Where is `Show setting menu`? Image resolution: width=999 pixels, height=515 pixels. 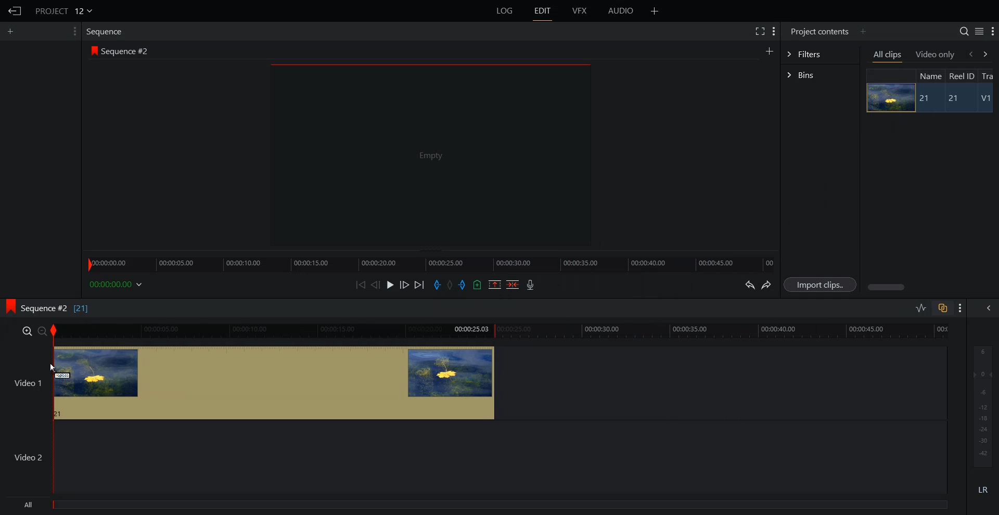 Show setting menu is located at coordinates (993, 32).